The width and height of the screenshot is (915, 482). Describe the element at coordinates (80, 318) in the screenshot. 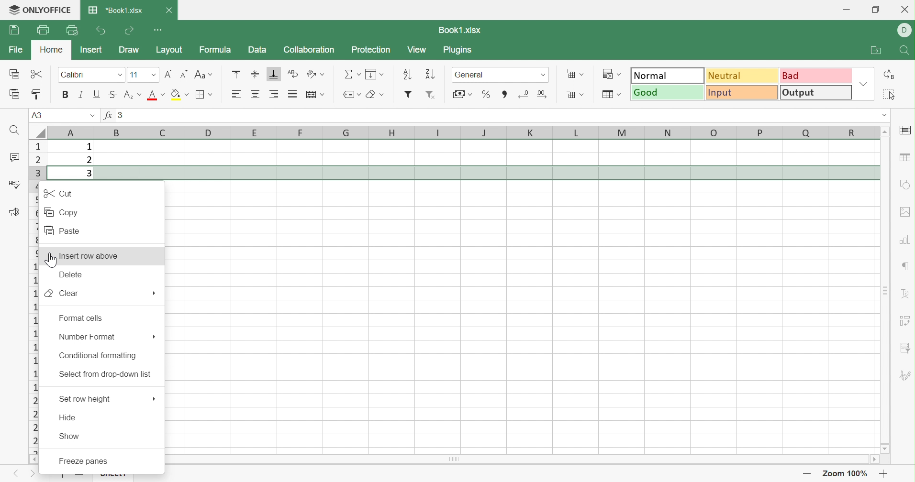

I see `Format cells` at that location.